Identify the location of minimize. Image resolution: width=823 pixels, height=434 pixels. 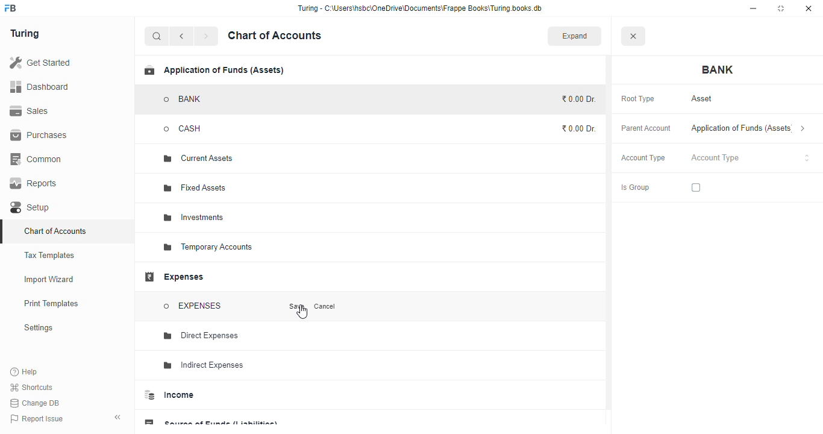
(753, 8).